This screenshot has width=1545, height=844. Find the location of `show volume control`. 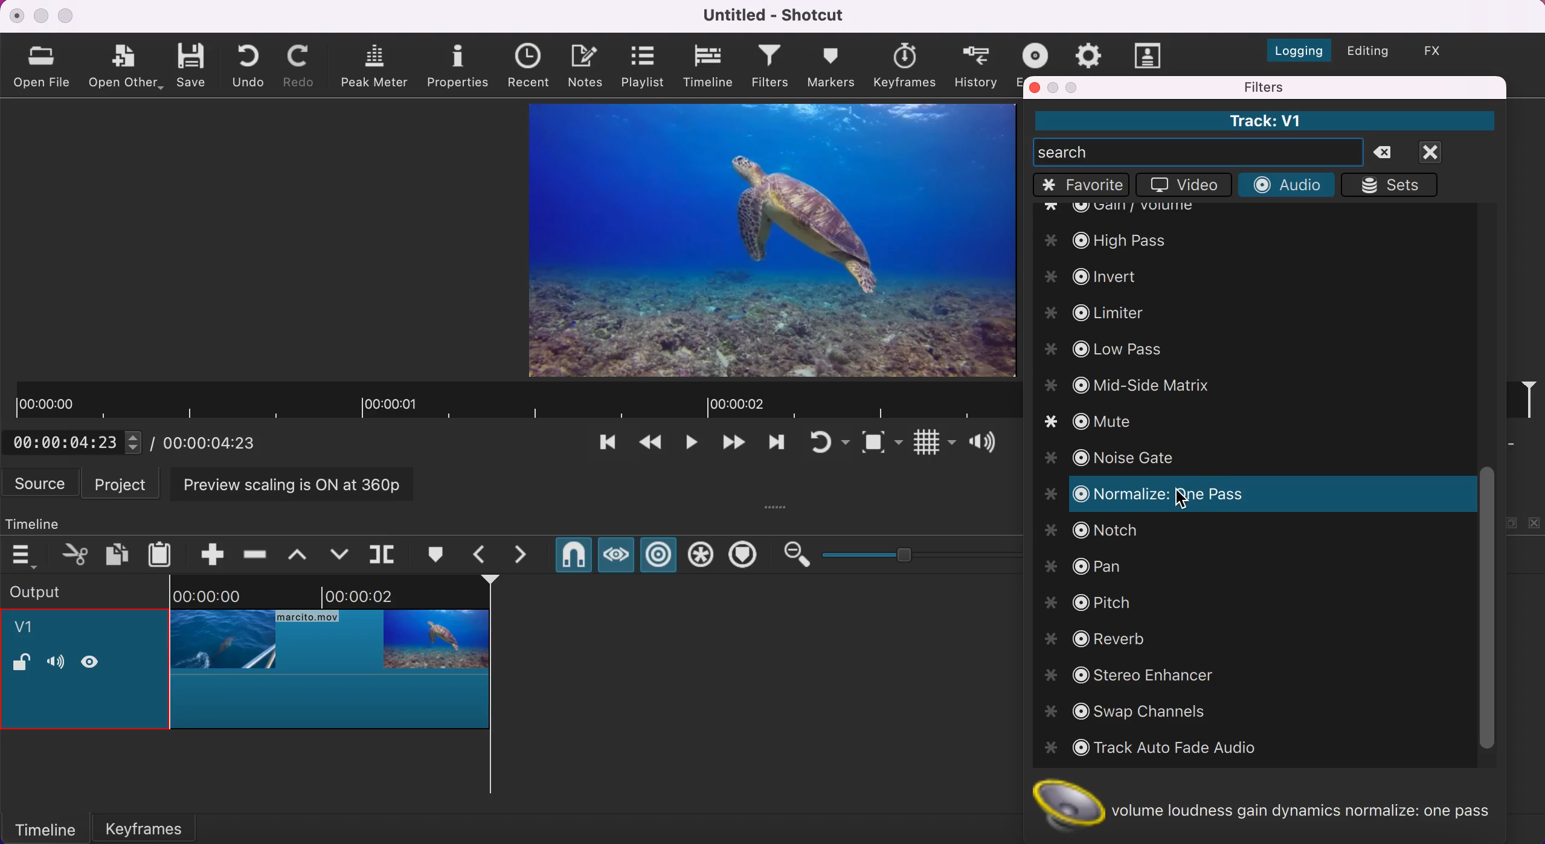

show volume control is located at coordinates (987, 444).